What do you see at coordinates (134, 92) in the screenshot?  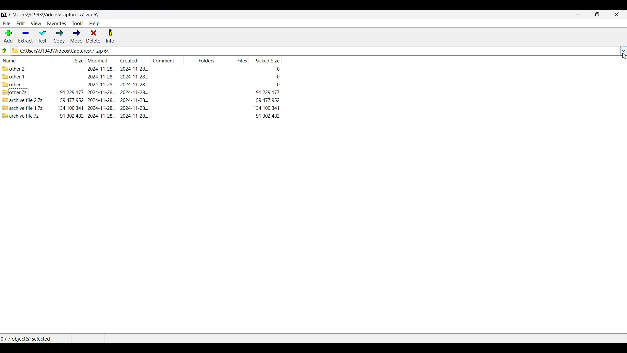 I see `created date & time` at bounding box center [134, 92].